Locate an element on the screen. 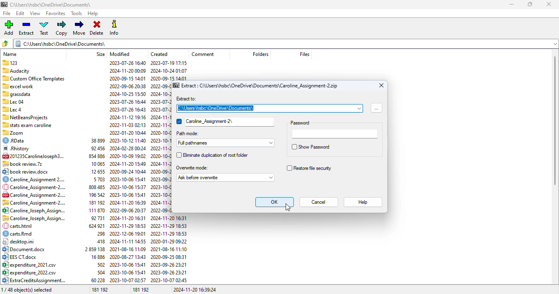 The height and width of the screenshot is (294, 559). 2024-11-20 16:39:24 is located at coordinates (195, 290).